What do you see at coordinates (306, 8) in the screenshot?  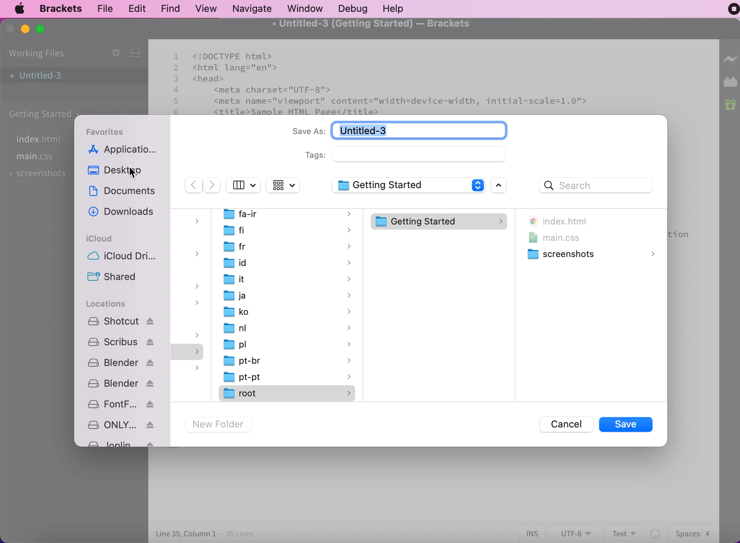 I see `window` at bounding box center [306, 8].